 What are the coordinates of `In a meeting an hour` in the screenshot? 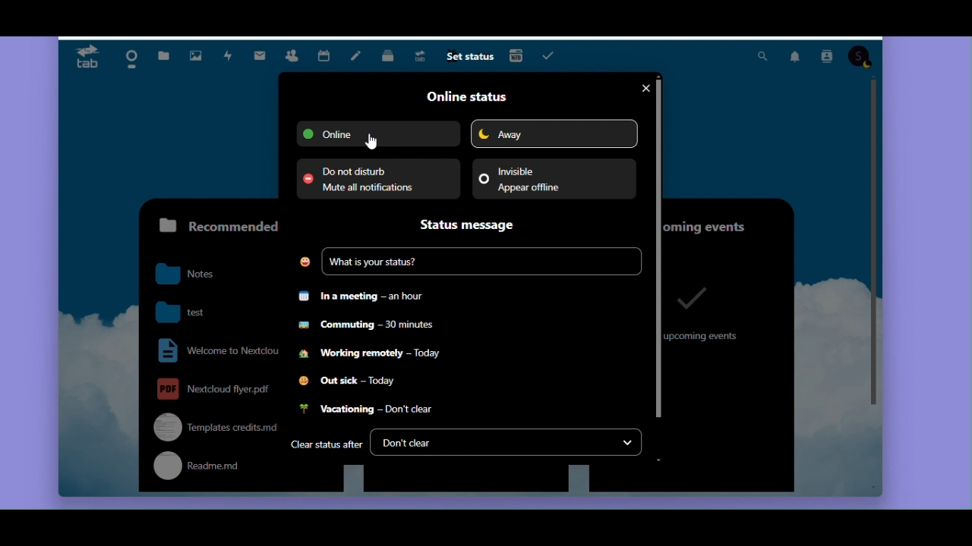 It's located at (364, 297).